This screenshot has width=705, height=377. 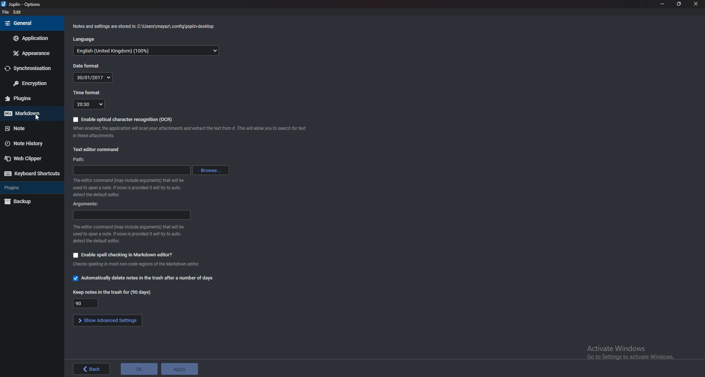 What do you see at coordinates (144, 278) in the screenshot?
I see `Automatically delete notes in the trash after a number of days` at bounding box center [144, 278].